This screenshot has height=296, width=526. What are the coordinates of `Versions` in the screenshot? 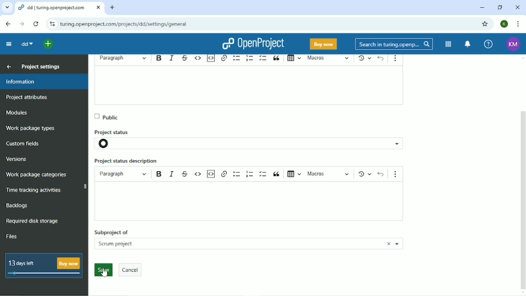 It's located at (16, 160).